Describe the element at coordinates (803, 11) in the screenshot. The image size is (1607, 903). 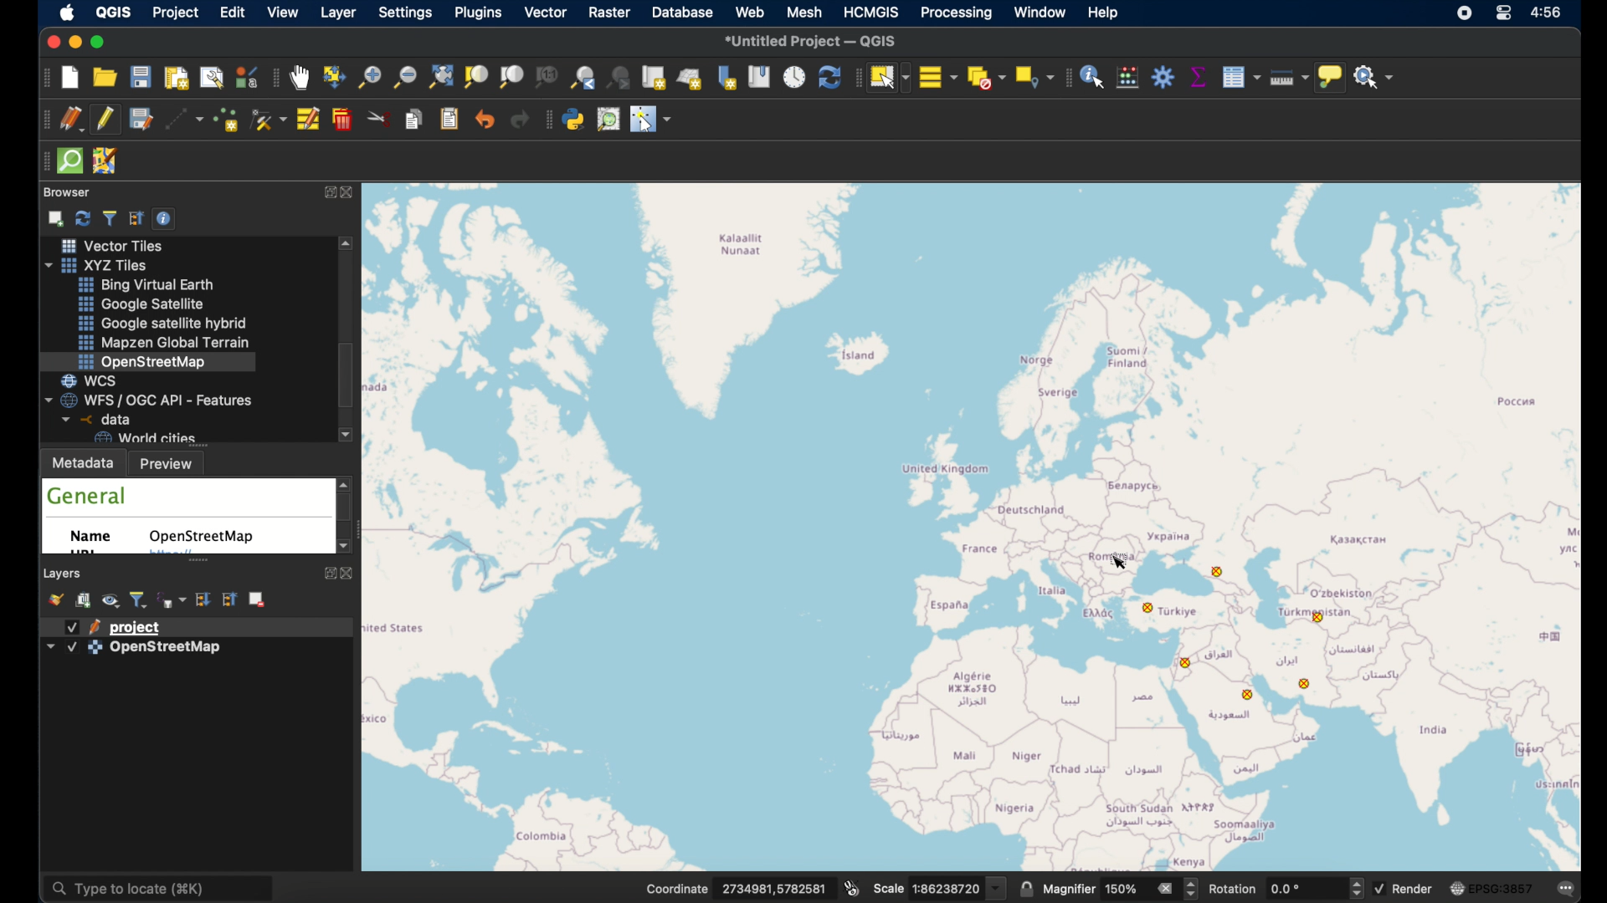
I see `mesh` at that location.